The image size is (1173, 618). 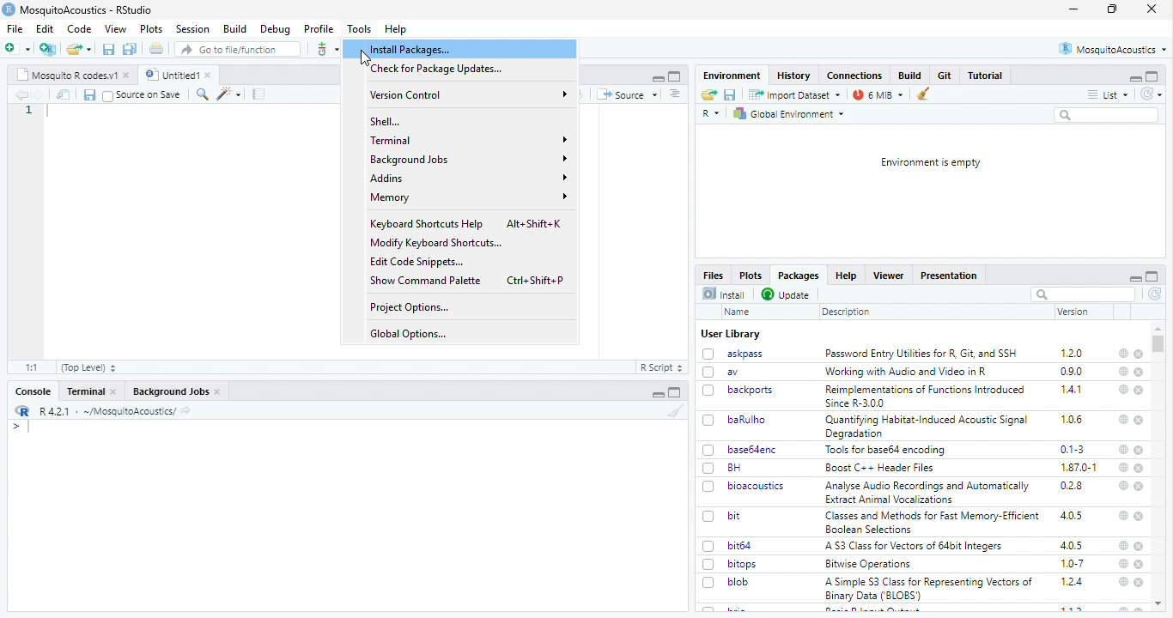 I want to click on find, so click(x=204, y=94).